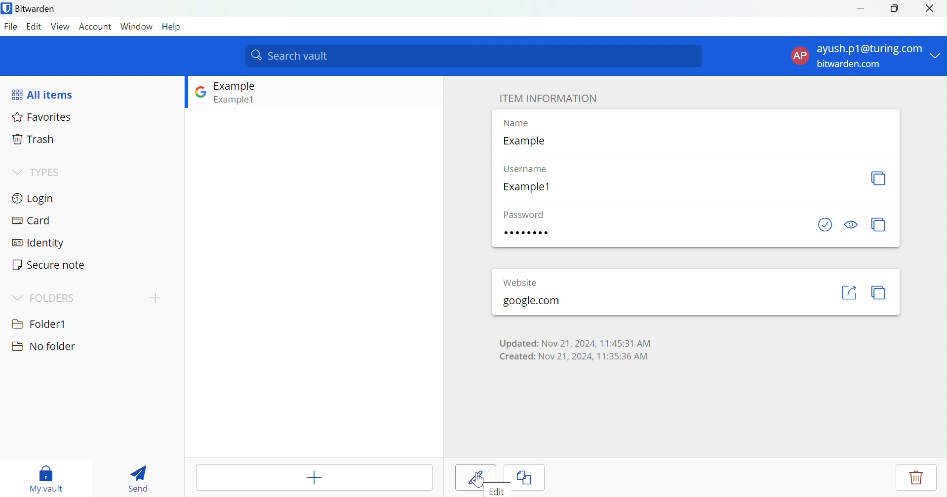 This screenshot has width=947, height=497. Describe the element at coordinates (525, 213) in the screenshot. I see `Password` at that location.